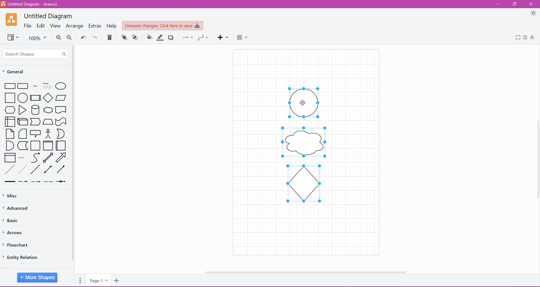 The height and width of the screenshot is (287, 540). Describe the element at coordinates (73, 154) in the screenshot. I see `Vertical Scroll Bar` at that location.